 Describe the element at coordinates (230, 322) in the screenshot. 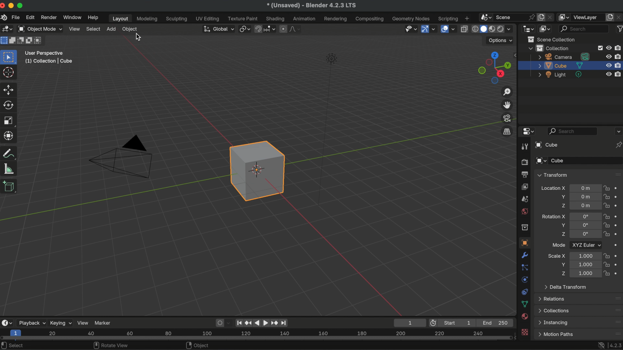

I see `auto keyframing` at that location.